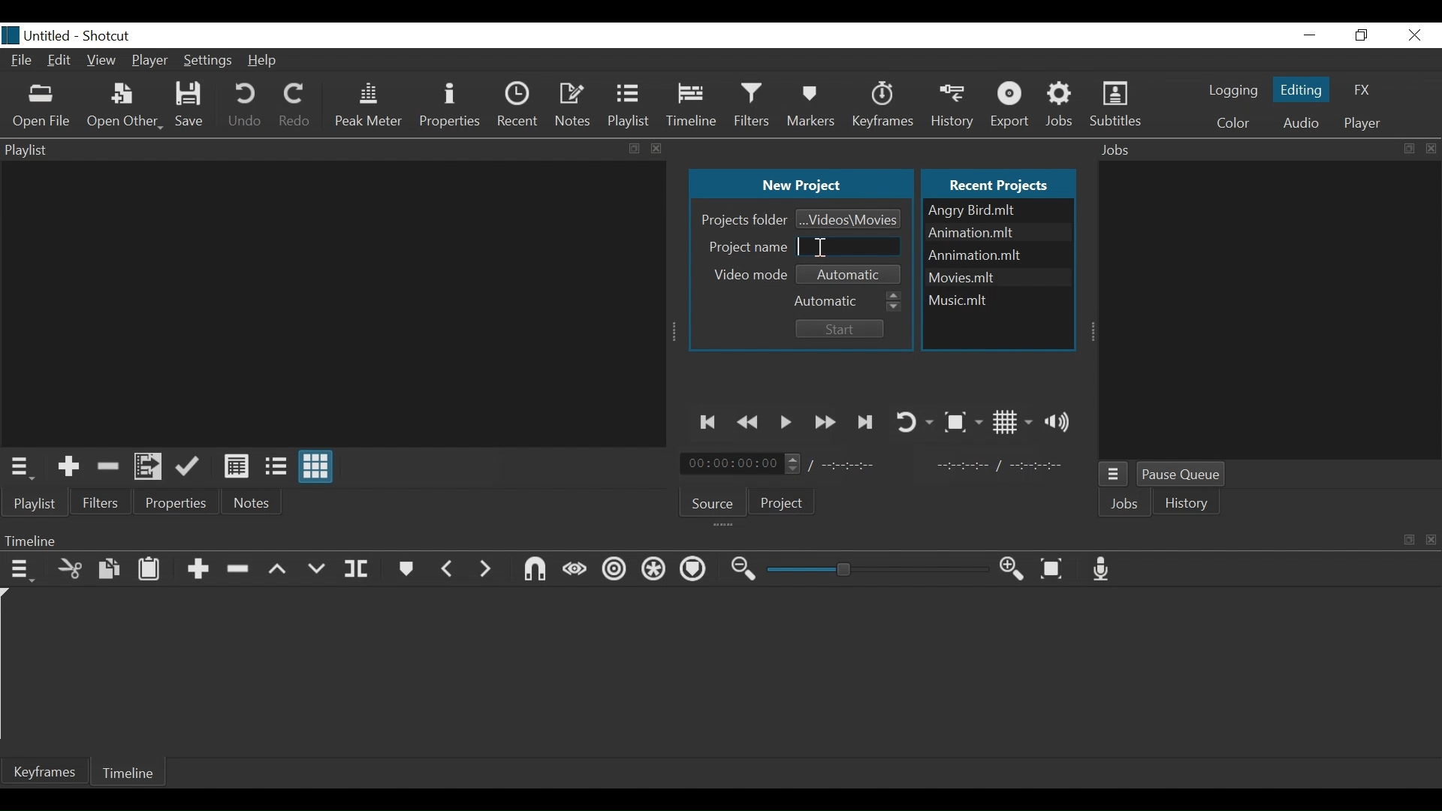  What do you see at coordinates (71, 568) in the screenshot?
I see `Cut` at bounding box center [71, 568].